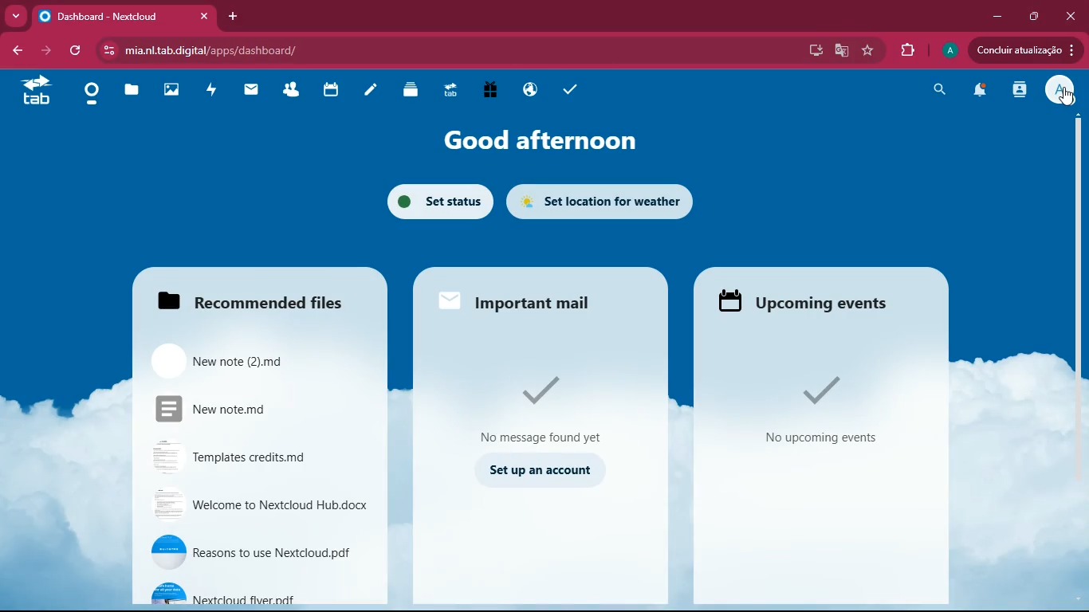 The image size is (1089, 612). Describe the element at coordinates (226, 590) in the screenshot. I see `Nextcloud flyer.pdf` at that location.